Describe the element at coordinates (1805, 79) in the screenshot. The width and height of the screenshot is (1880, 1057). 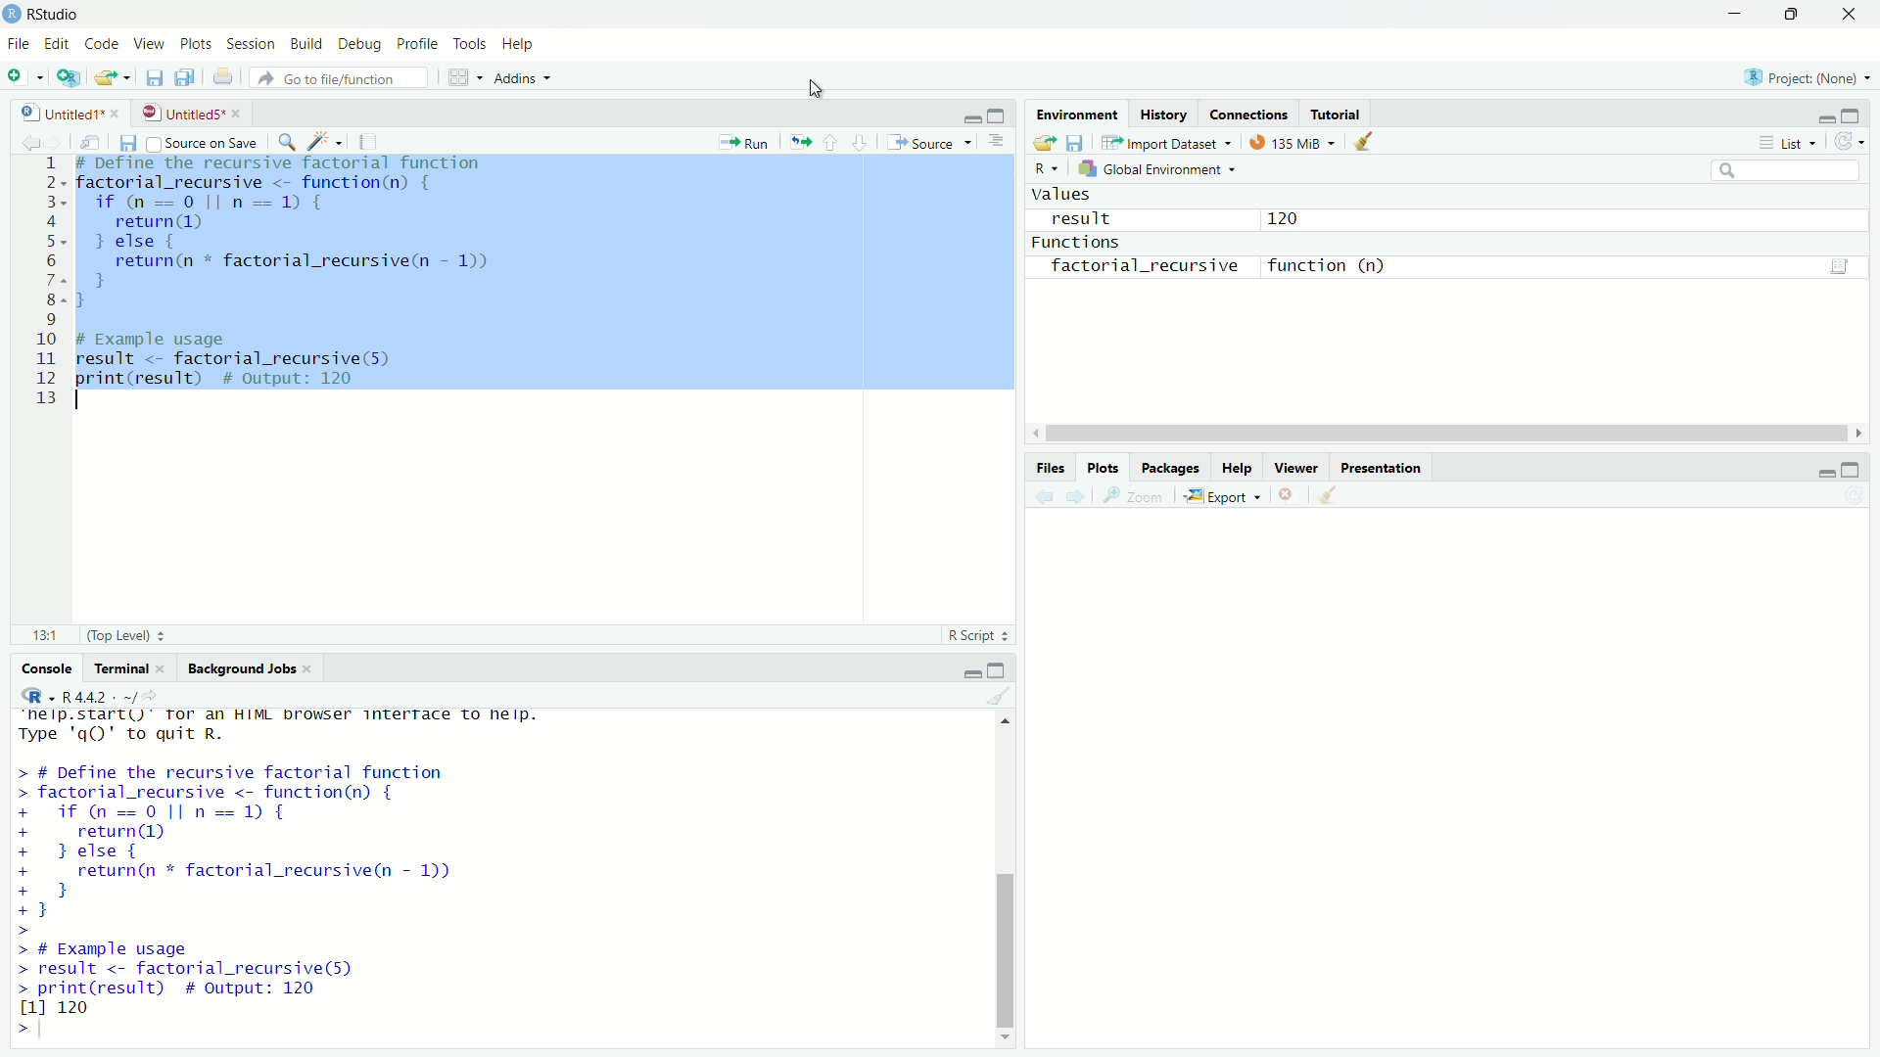
I see `Project (None)` at that location.